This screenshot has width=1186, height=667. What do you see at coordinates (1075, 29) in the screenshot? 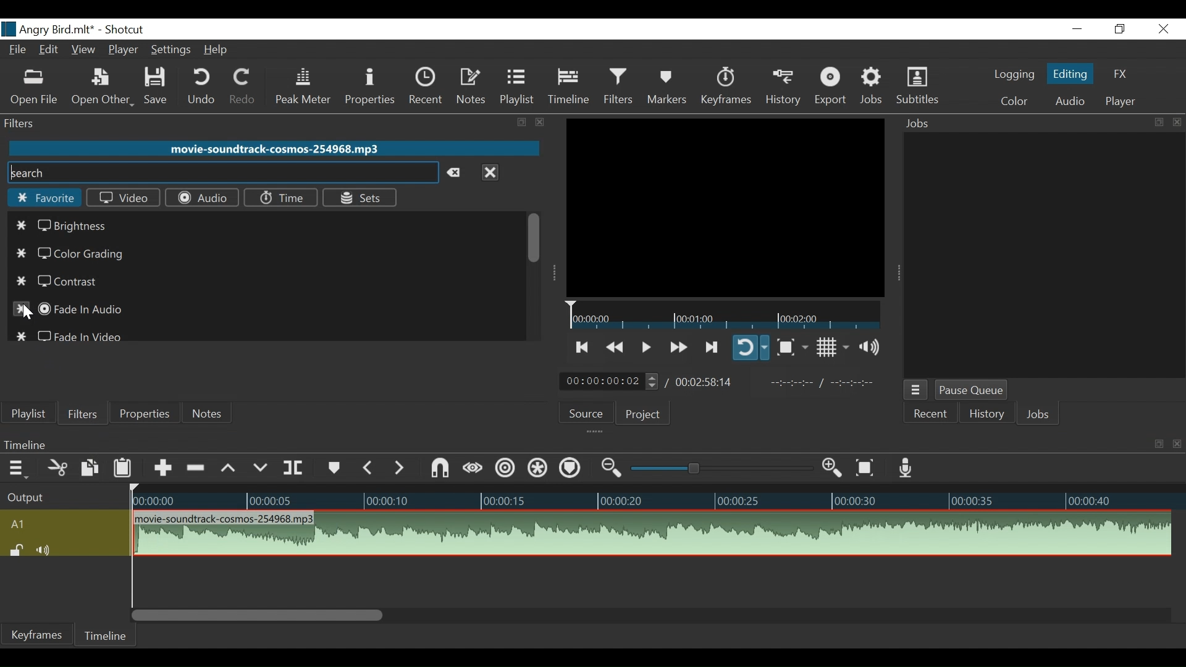
I see `minimize` at bounding box center [1075, 29].